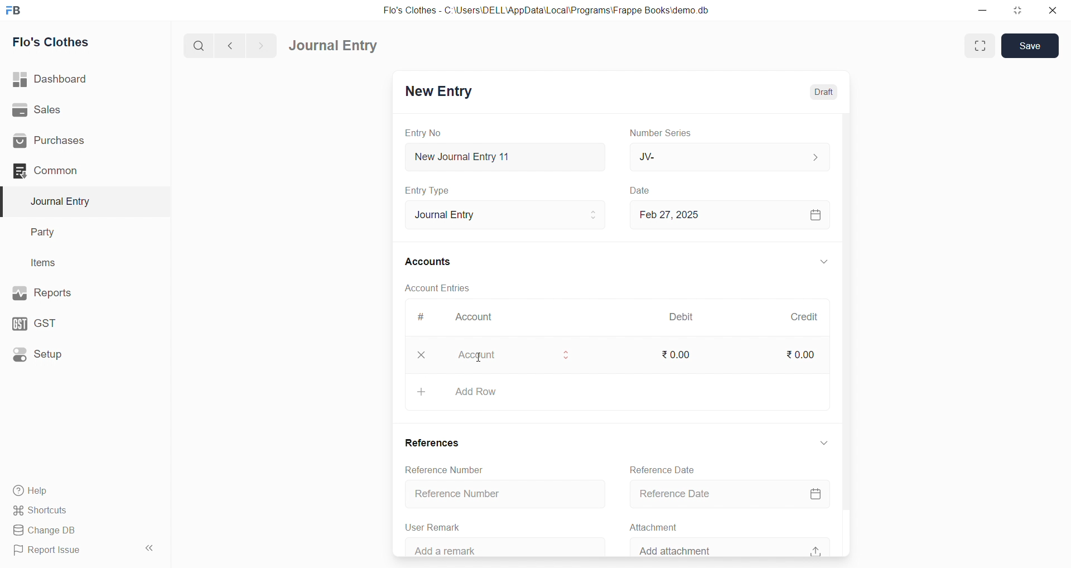 This screenshot has width=1071, height=568. I want to click on Debit, so click(683, 316).